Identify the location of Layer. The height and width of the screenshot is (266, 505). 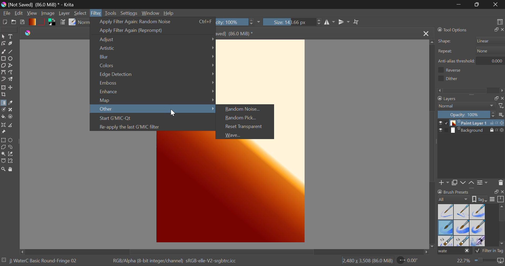
(65, 13).